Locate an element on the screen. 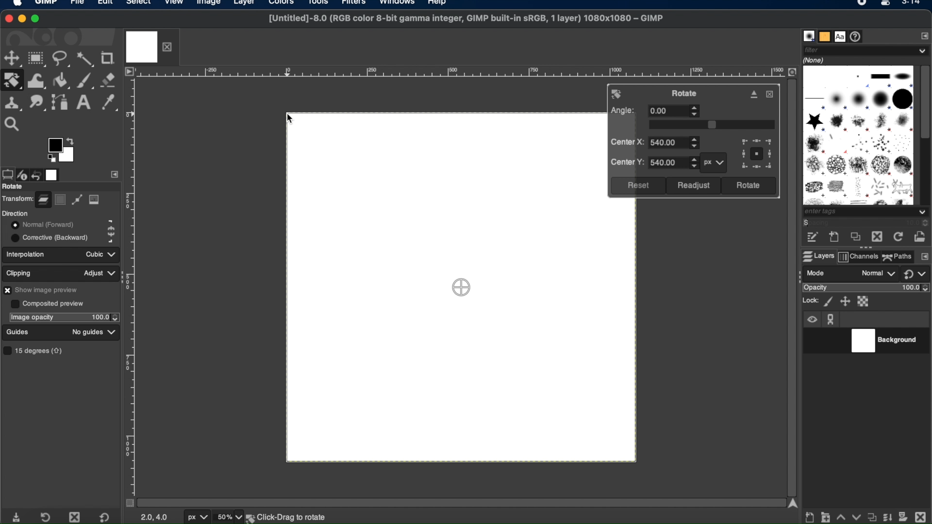  guides dropdown is located at coordinates (113, 332).